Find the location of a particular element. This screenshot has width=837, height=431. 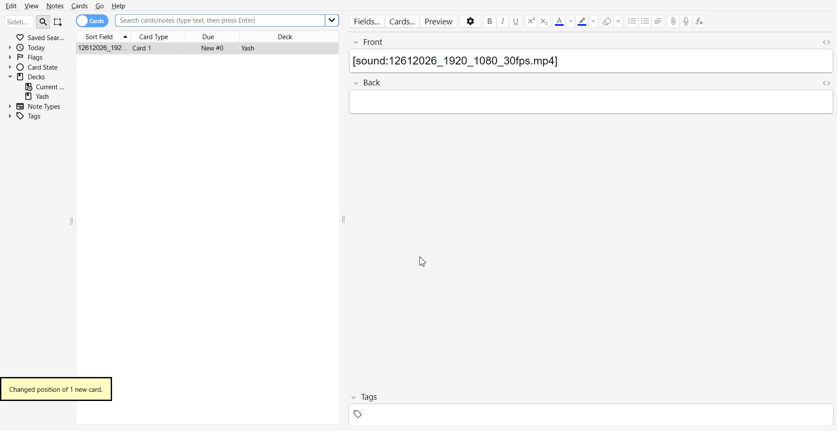

Search Bar is located at coordinates (218, 20).